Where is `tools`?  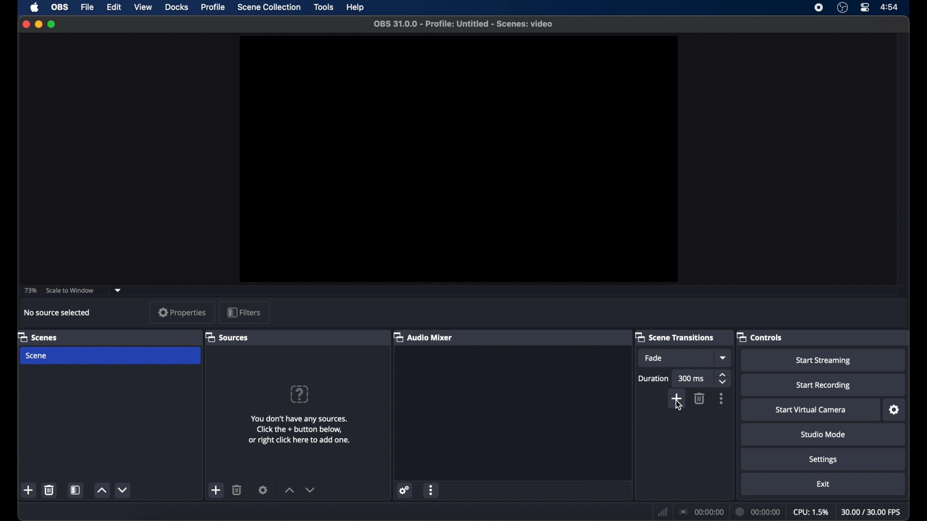
tools is located at coordinates (324, 7).